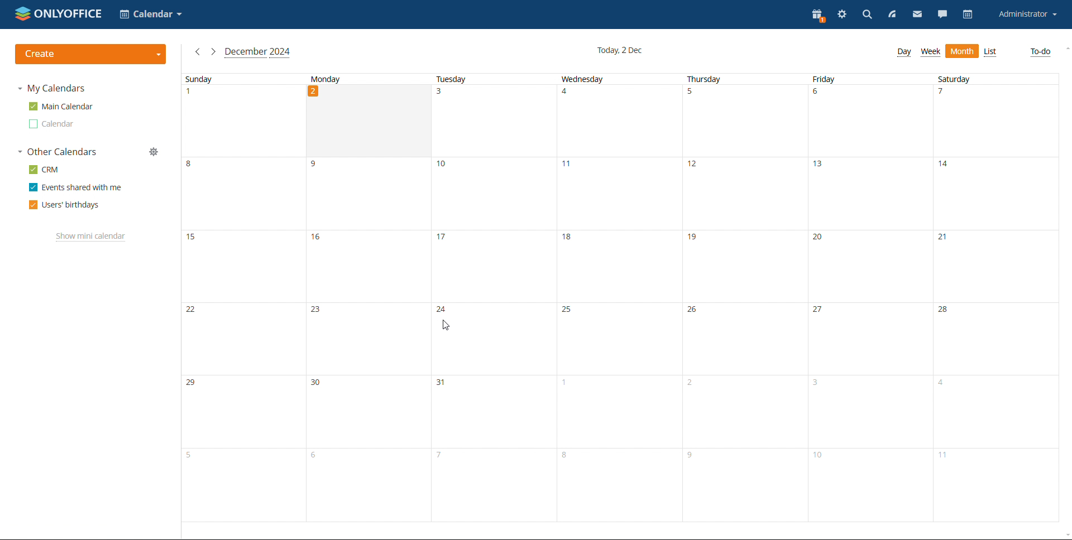  Describe the element at coordinates (316, 458) in the screenshot. I see `6` at that location.